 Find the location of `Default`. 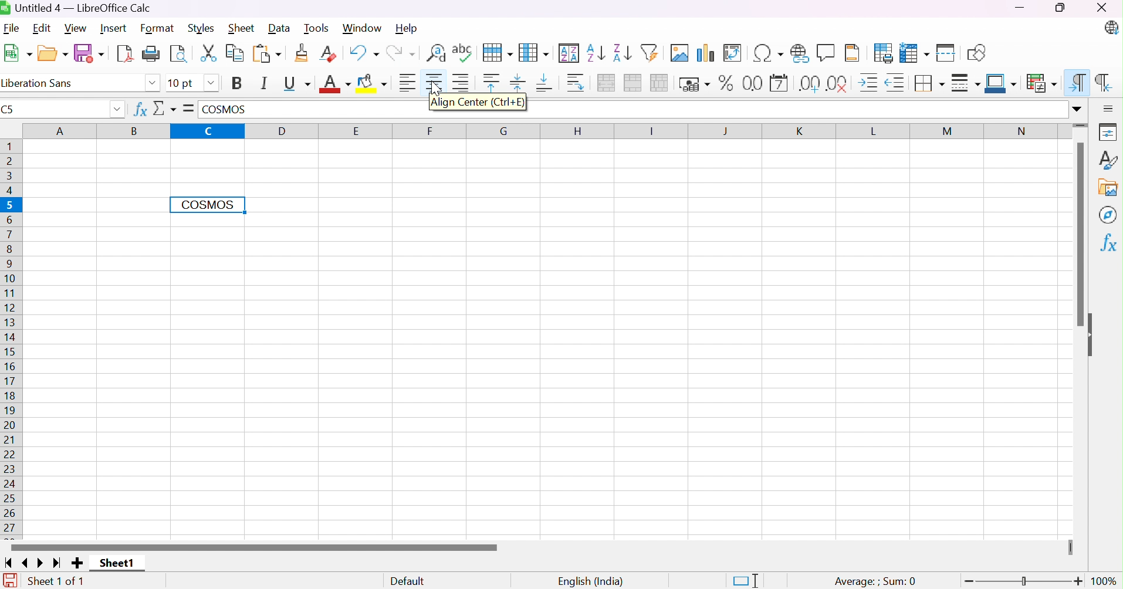

Default is located at coordinates (407, 579).